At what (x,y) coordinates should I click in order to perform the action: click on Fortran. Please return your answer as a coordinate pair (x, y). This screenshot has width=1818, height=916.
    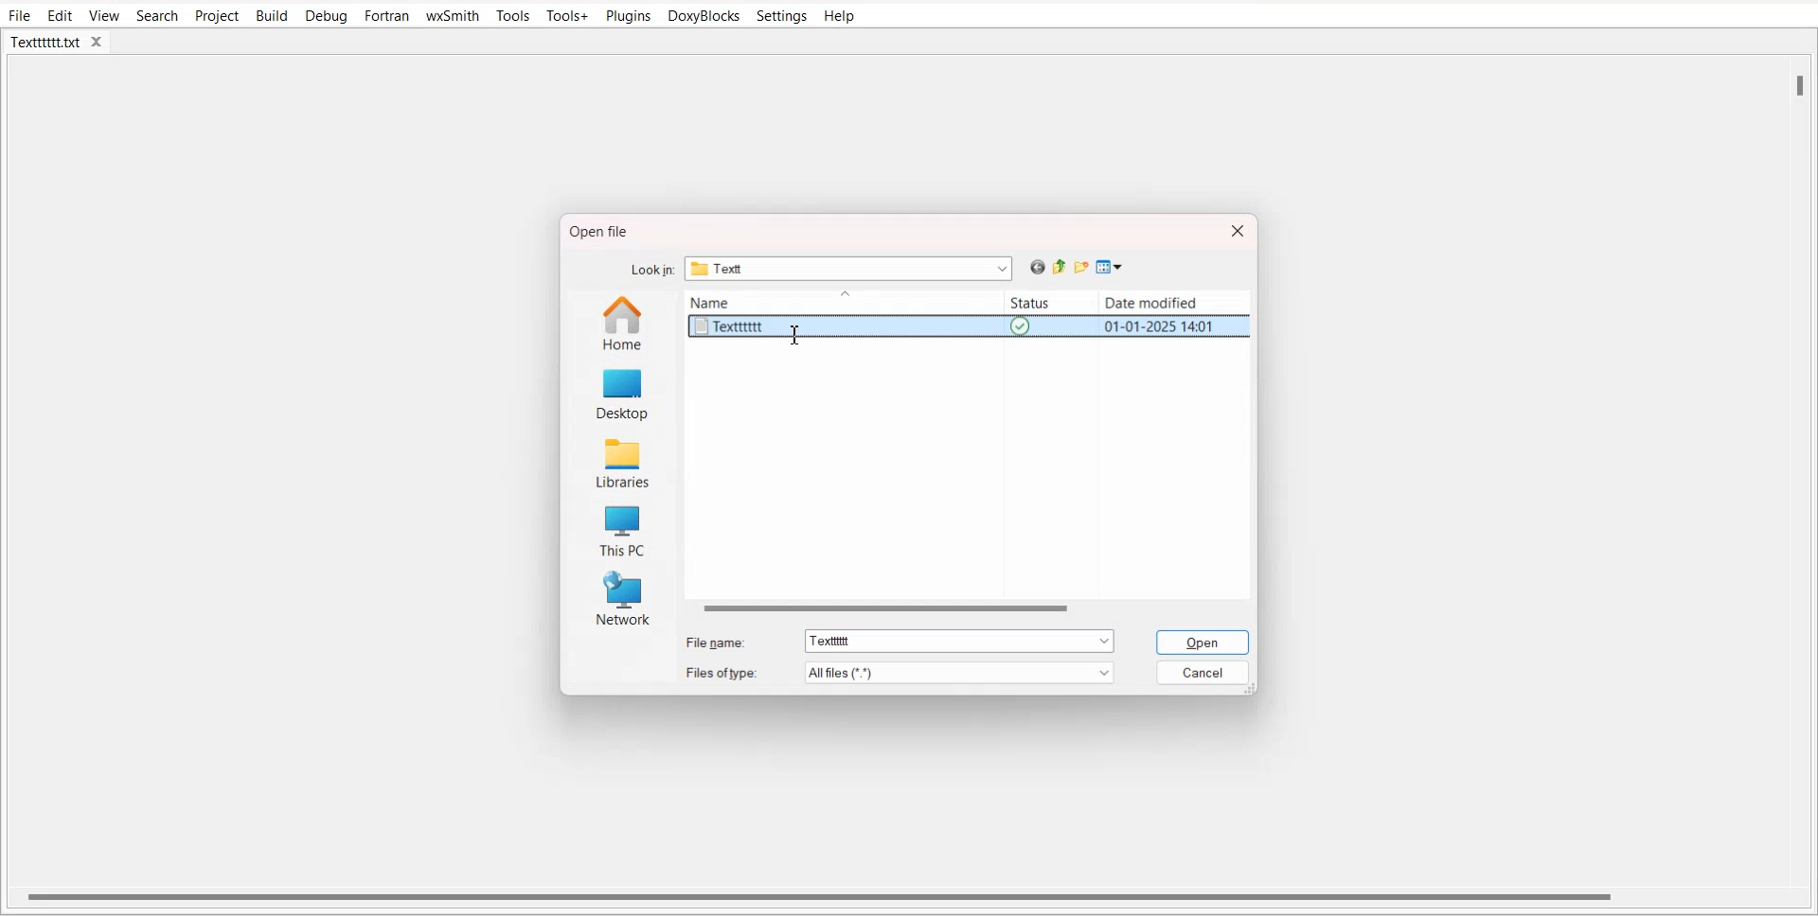
    Looking at the image, I should click on (387, 15).